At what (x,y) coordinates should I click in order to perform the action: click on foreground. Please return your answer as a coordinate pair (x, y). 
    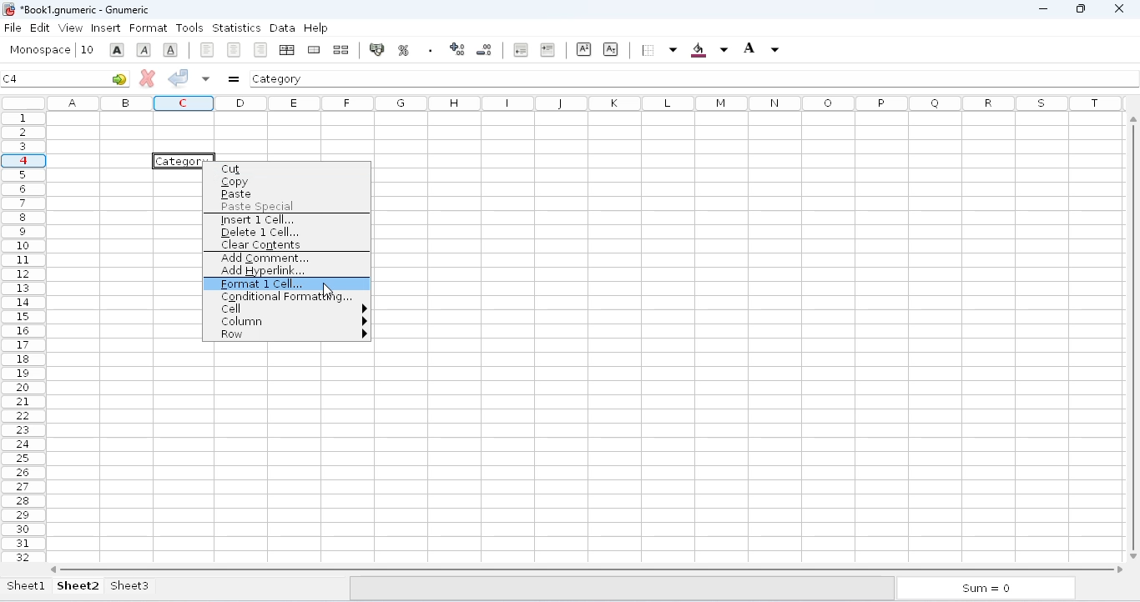
    Looking at the image, I should click on (761, 48).